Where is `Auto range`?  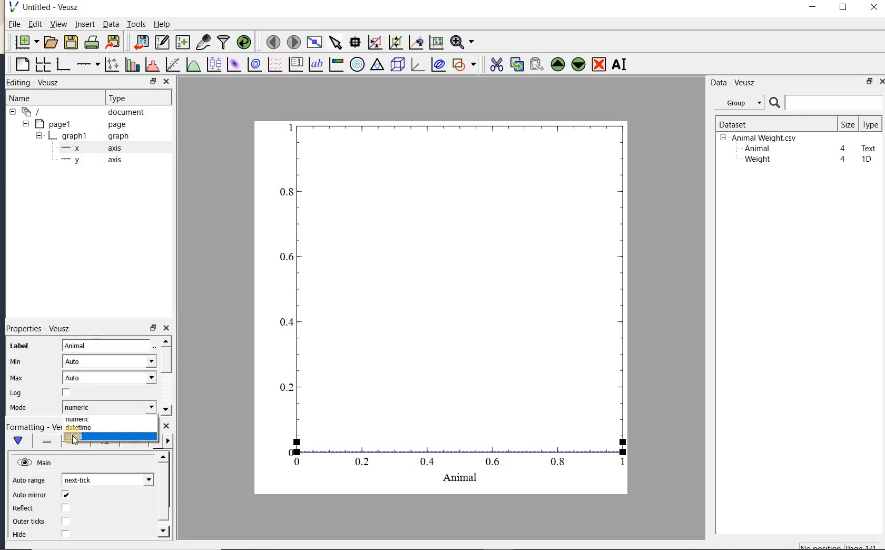
Auto range is located at coordinates (29, 480).